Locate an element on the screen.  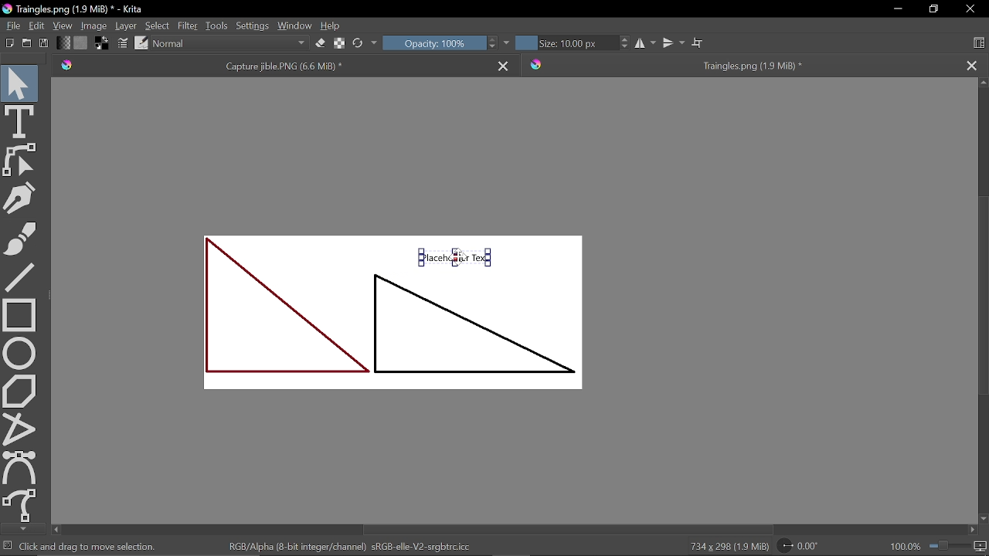
Polyline tool is located at coordinates (17, 429).